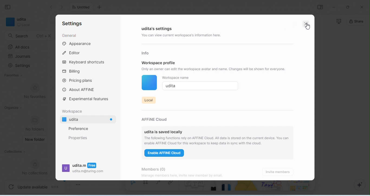 Image resolution: width=370 pixels, height=196 pixels. What do you see at coordinates (249, 86) in the screenshot?
I see `save` at bounding box center [249, 86].